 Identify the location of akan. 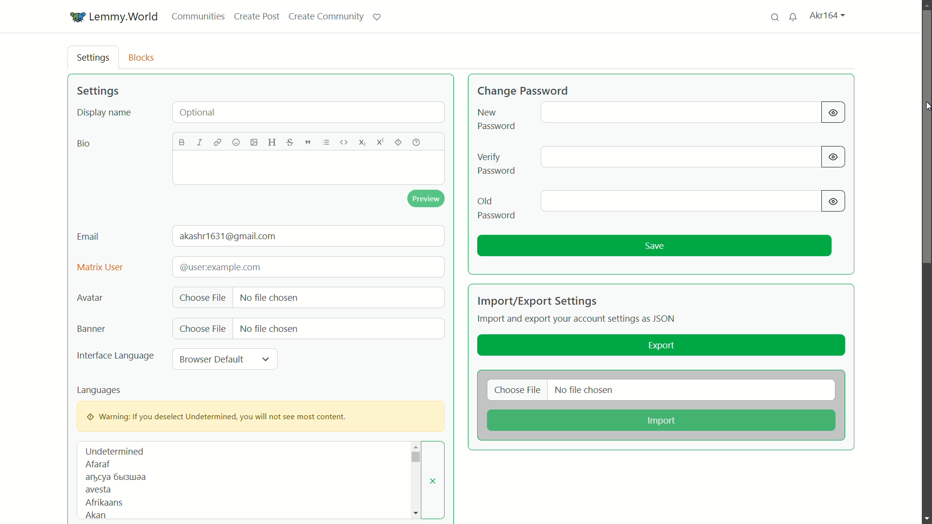
(94, 516).